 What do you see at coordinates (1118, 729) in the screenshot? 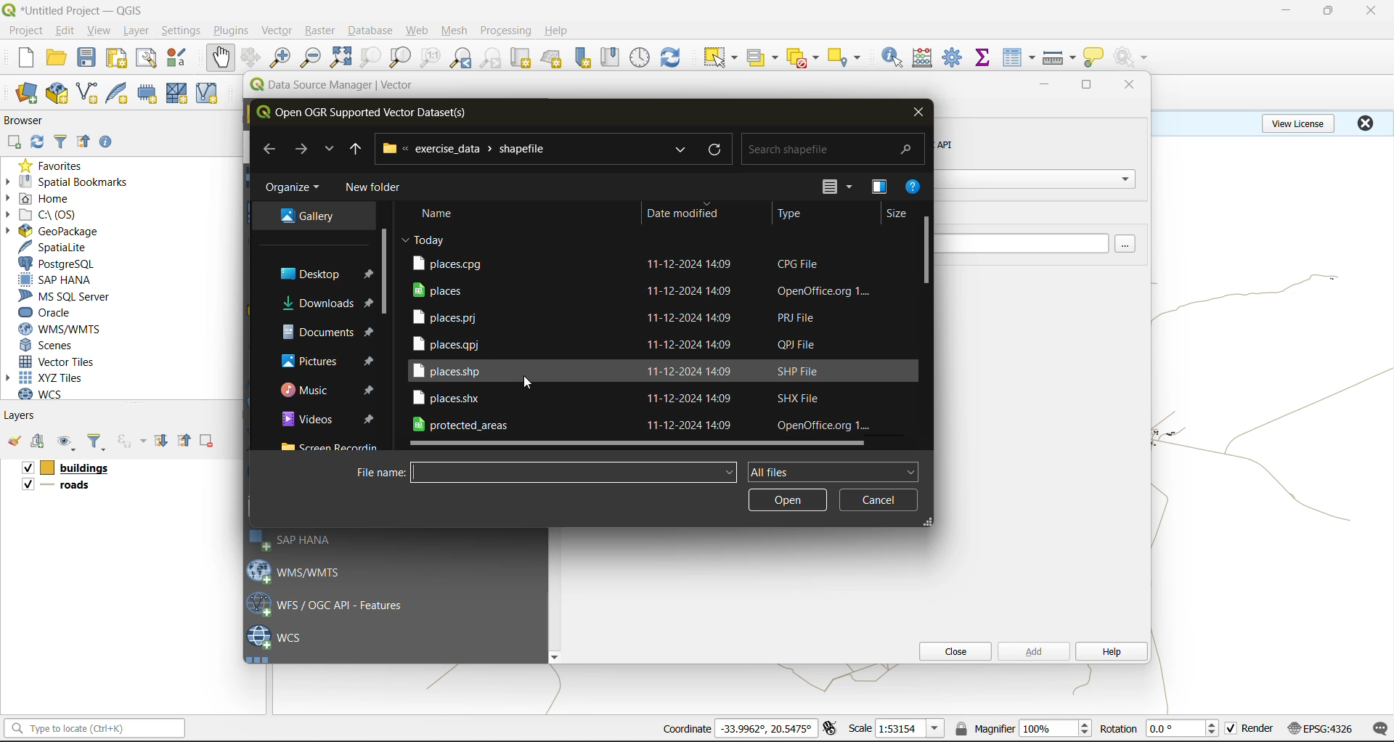
I see `rotation` at bounding box center [1118, 729].